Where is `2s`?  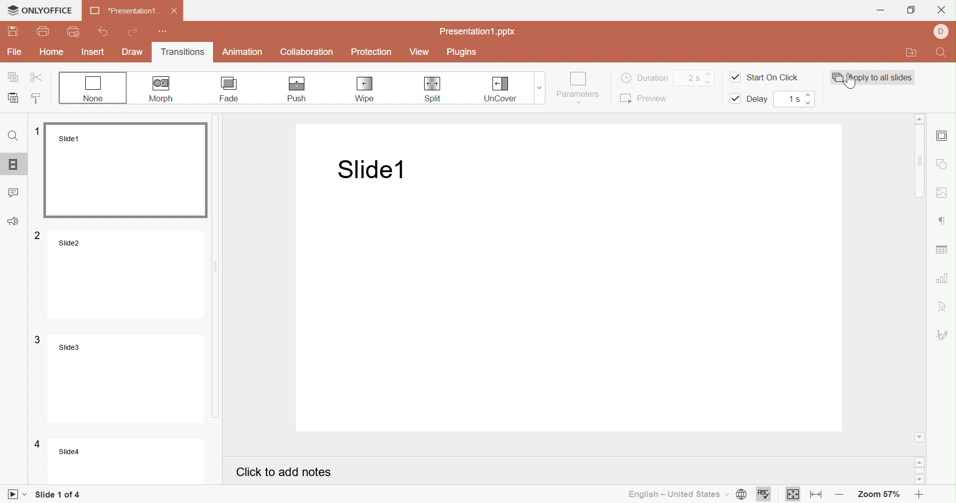 2s is located at coordinates (699, 77).